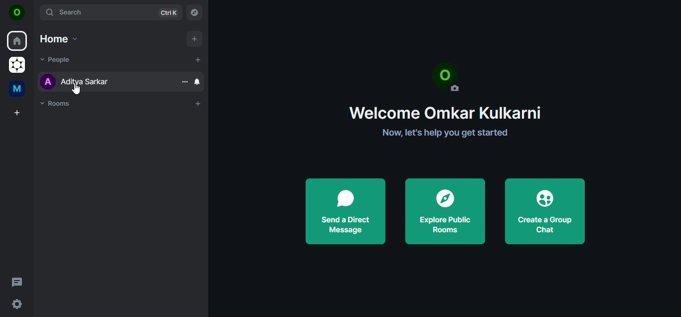 Image resolution: width=681 pixels, height=317 pixels. What do you see at coordinates (198, 60) in the screenshot?
I see `start a chat` at bounding box center [198, 60].